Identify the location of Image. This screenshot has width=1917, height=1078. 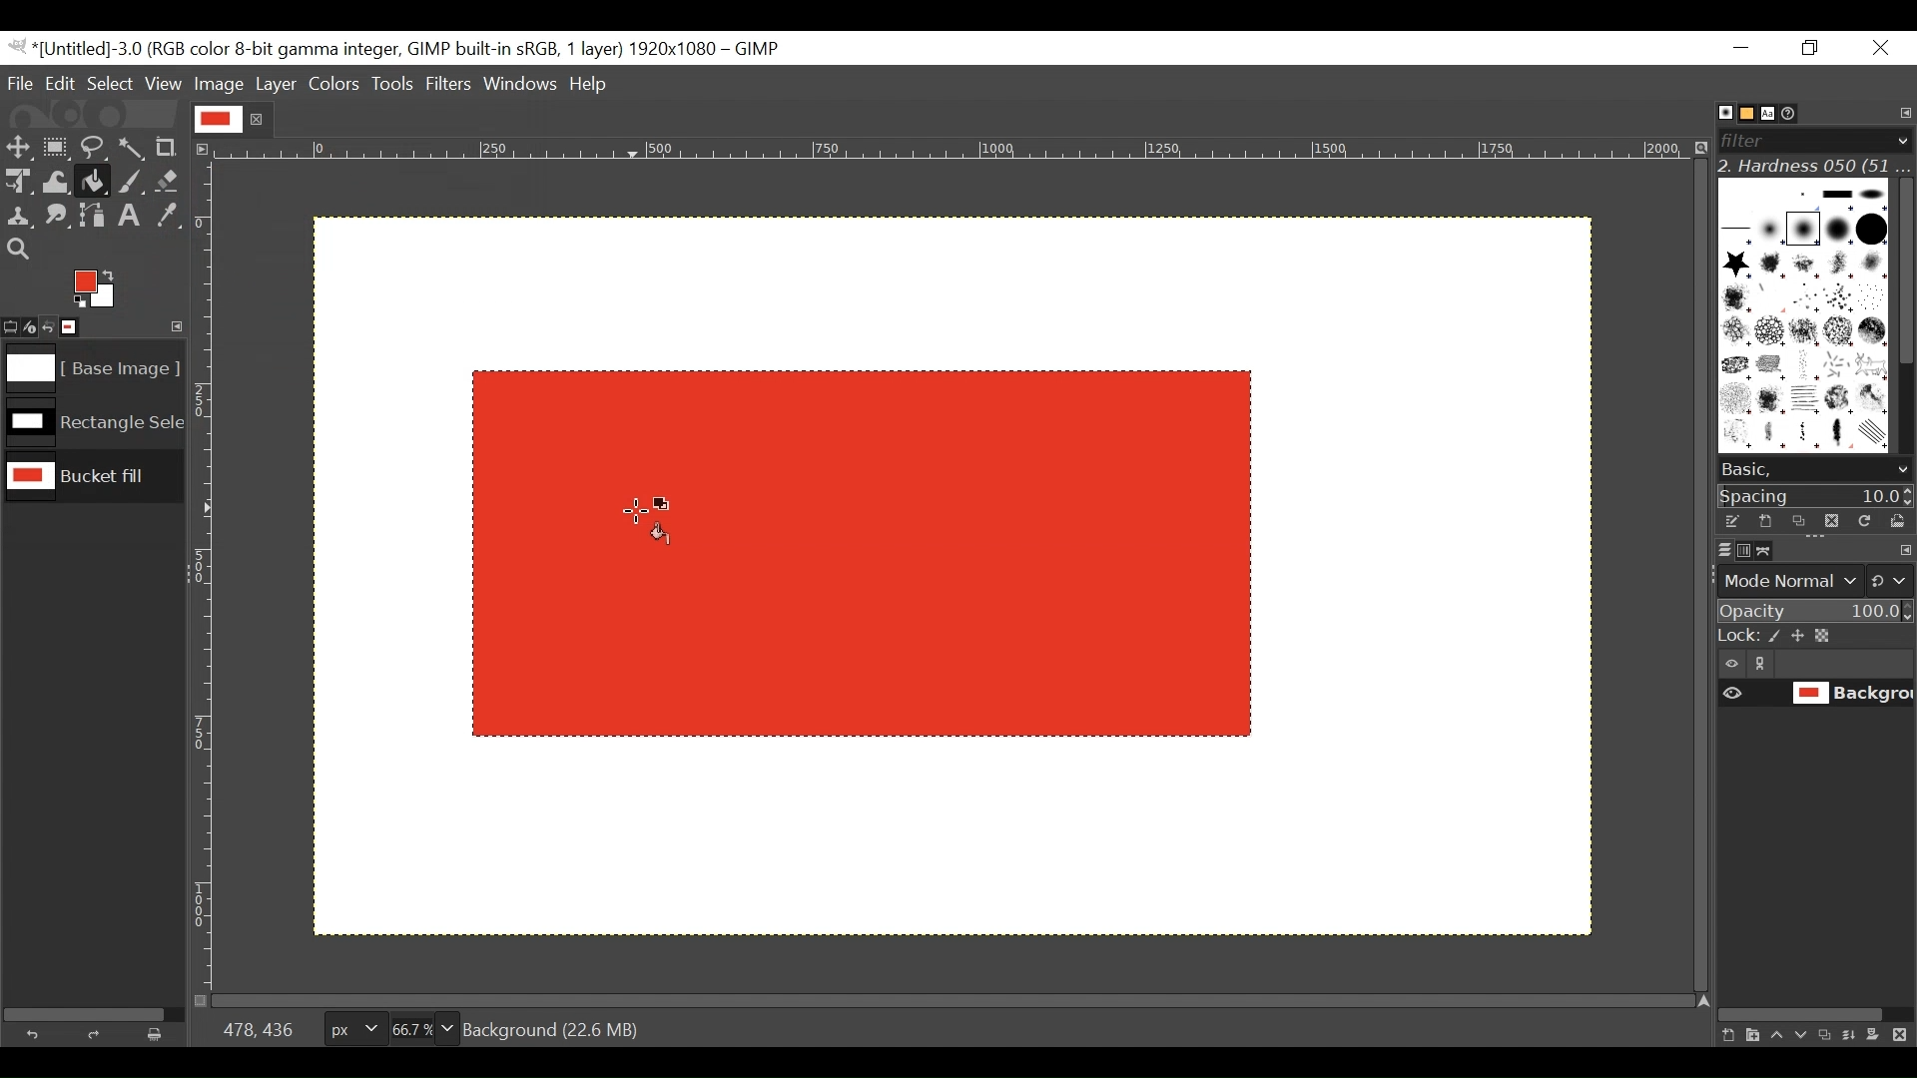
(93, 427).